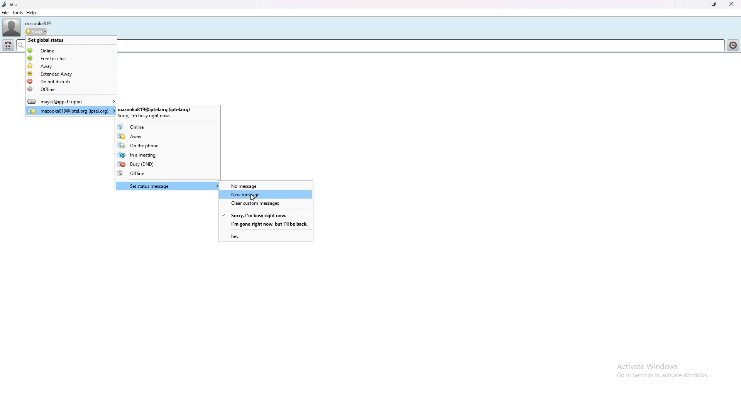 The width and height of the screenshot is (741, 398). What do you see at coordinates (71, 102) in the screenshot?
I see `user account` at bounding box center [71, 102].